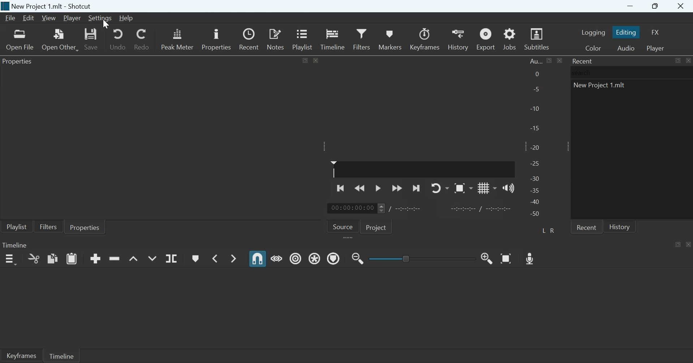 This screenshot has width=693, height=363. What do you see at coordinates (409, 209) in the screenshot?
I see `Duration` at bounding box center [409, 209].